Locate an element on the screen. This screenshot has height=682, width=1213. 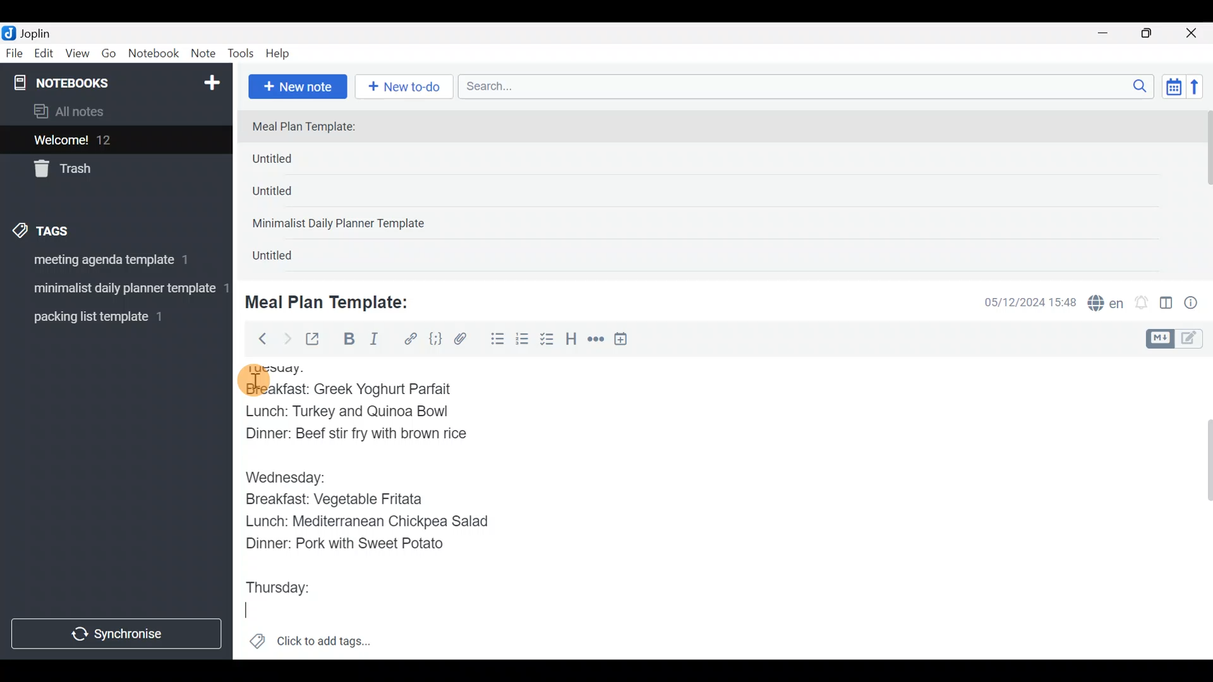
Go is located at coordinates (109, 56).